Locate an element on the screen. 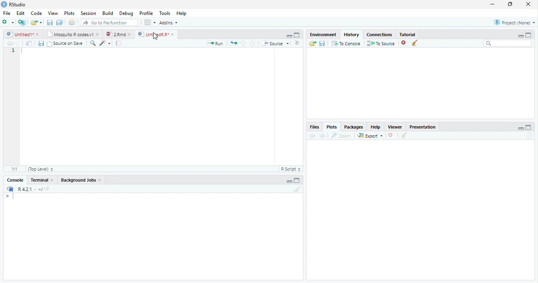 This screenshot has height=283, width=538. Help is located at coordinates (181, 13).